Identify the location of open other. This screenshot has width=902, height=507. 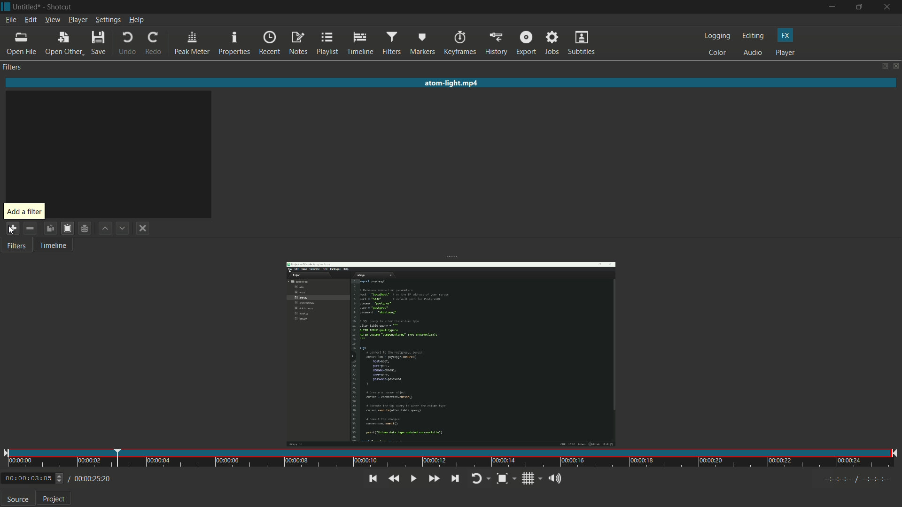
(64, 44).